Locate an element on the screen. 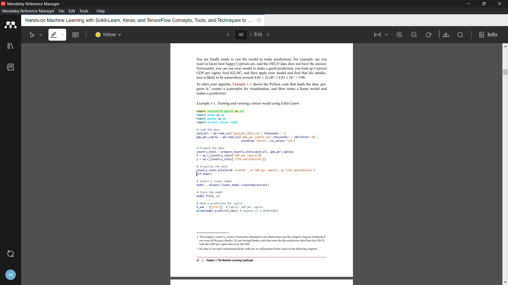  app icon is located at coordinates (3, 3).